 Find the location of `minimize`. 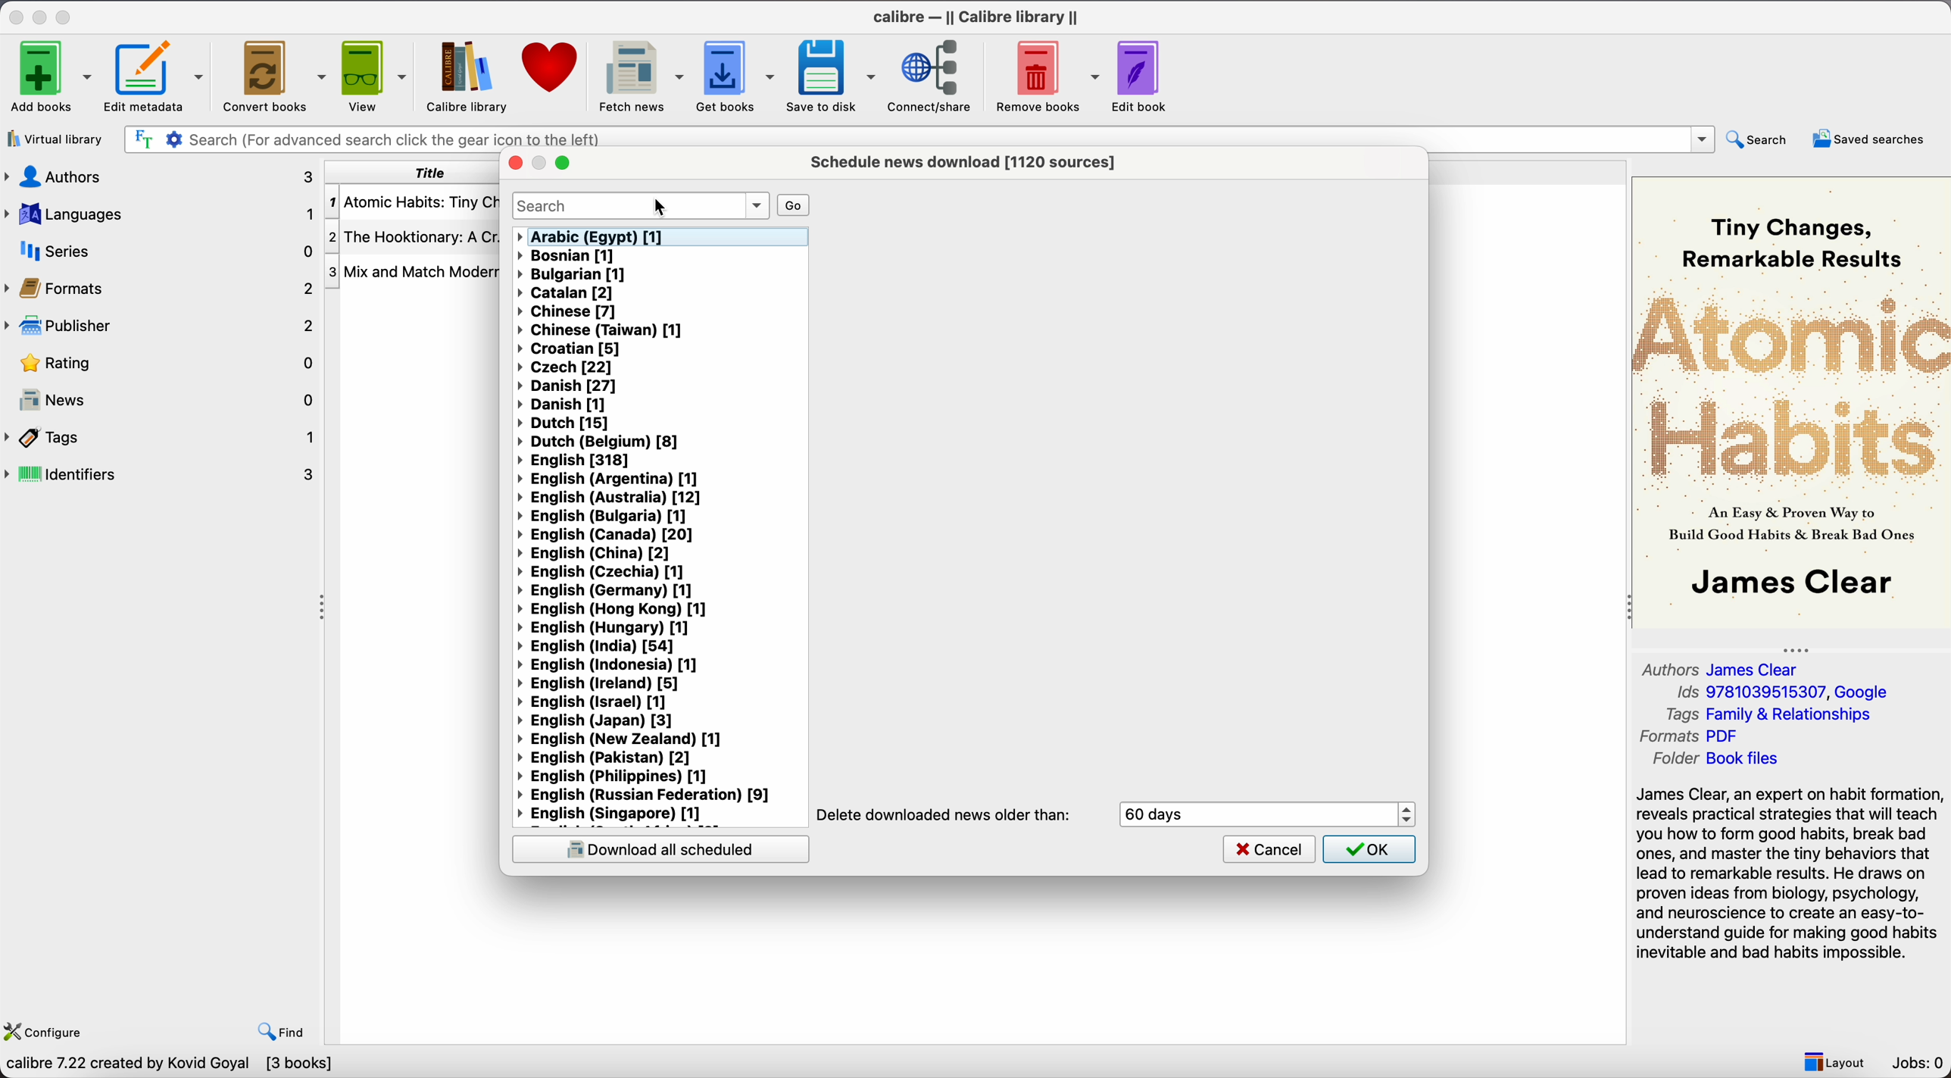

minimize is located at coordinates (42, 14).